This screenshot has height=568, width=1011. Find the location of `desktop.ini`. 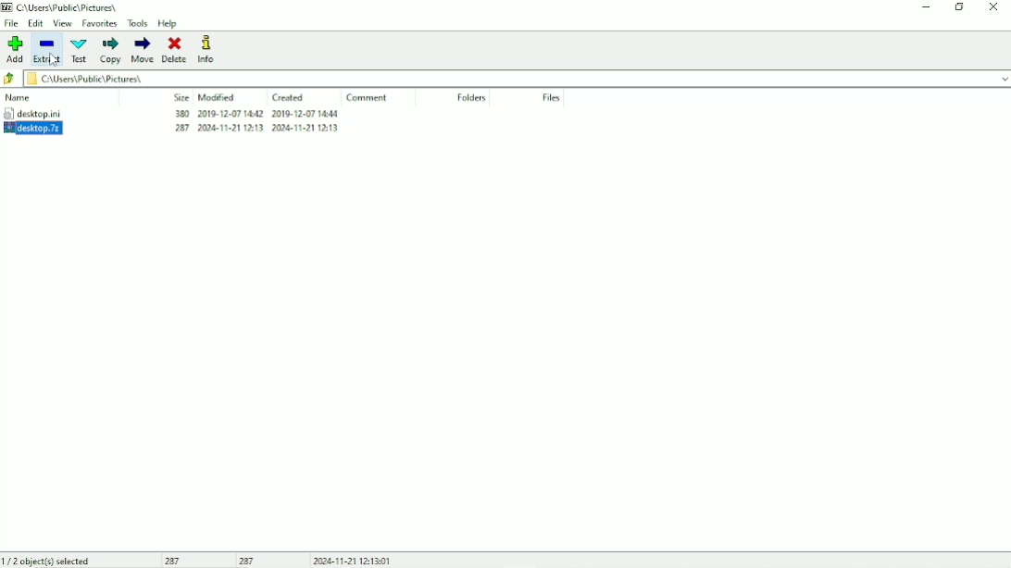

desktop.ini is located at coordinates (46, 113).